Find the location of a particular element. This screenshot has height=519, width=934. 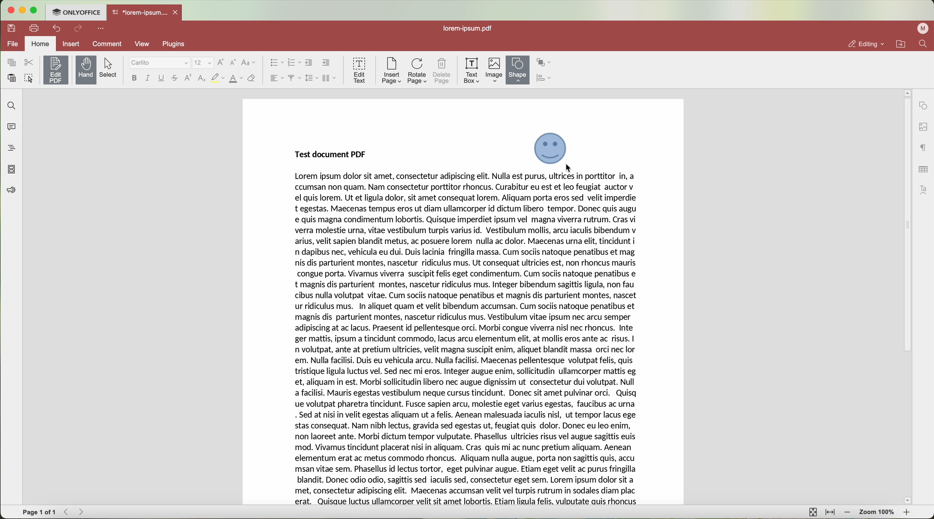

strikeout is located at coordinates (218, 78).